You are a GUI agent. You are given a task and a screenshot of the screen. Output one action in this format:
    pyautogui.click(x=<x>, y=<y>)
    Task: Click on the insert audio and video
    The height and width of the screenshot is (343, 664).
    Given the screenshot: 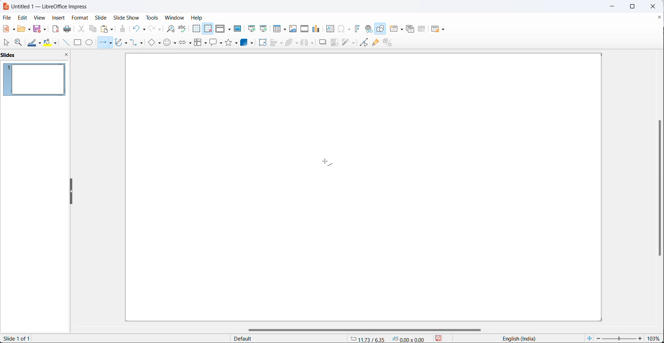 What is the action you would take?
    pyautogui.click(x=304, y=29)
    